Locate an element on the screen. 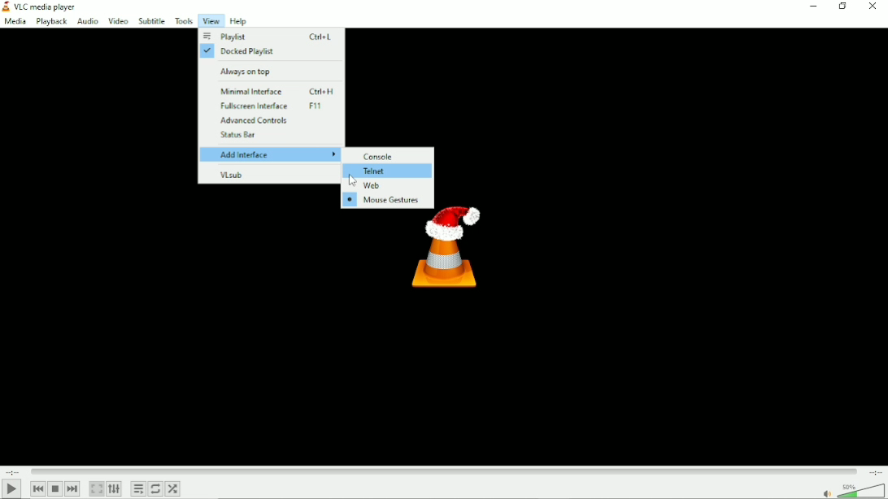 The height and width of the screenshot is (499, 888). Next is located at coordinates (72, 488).